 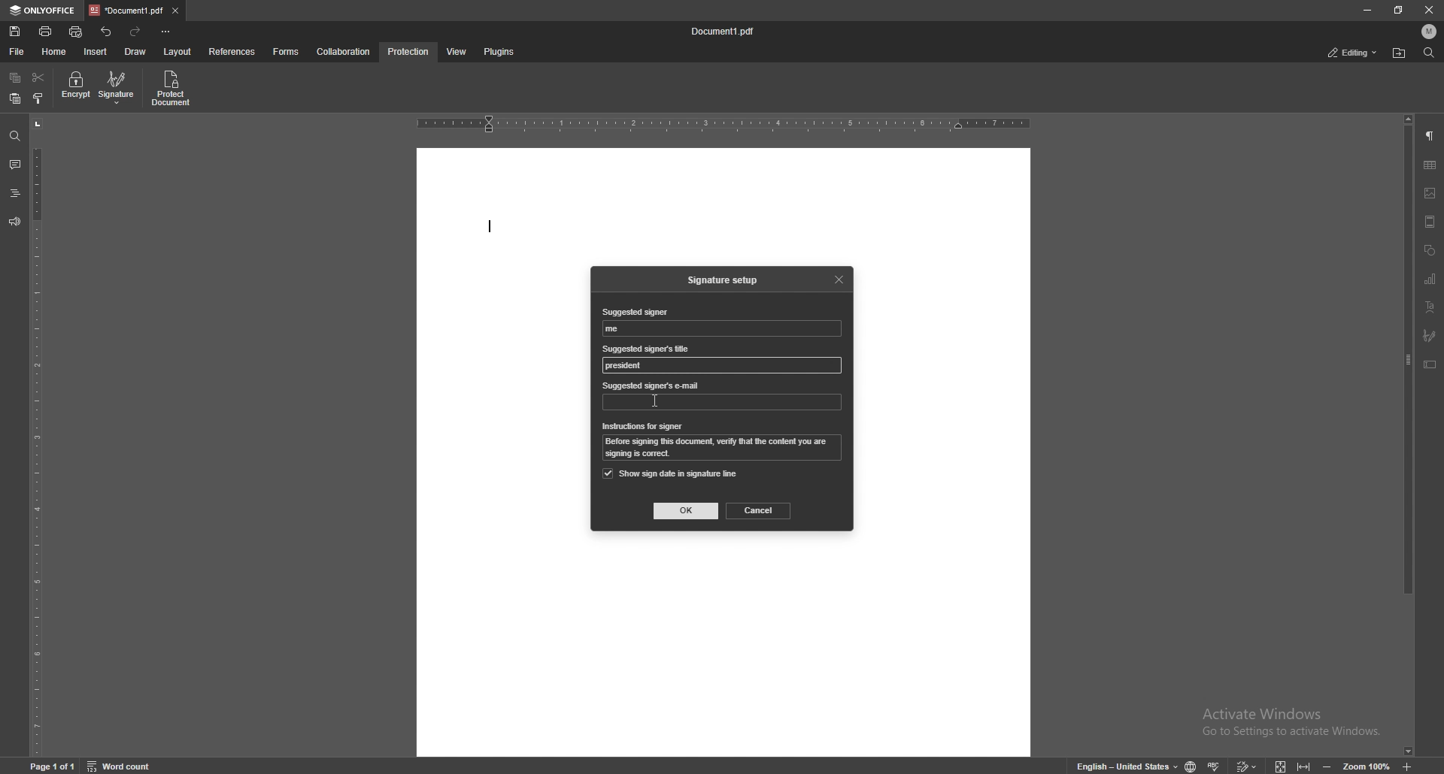 What do you see at coordinates (39, 98) in the screenshot?
I see `copy style` at bounding box center [39, 98].